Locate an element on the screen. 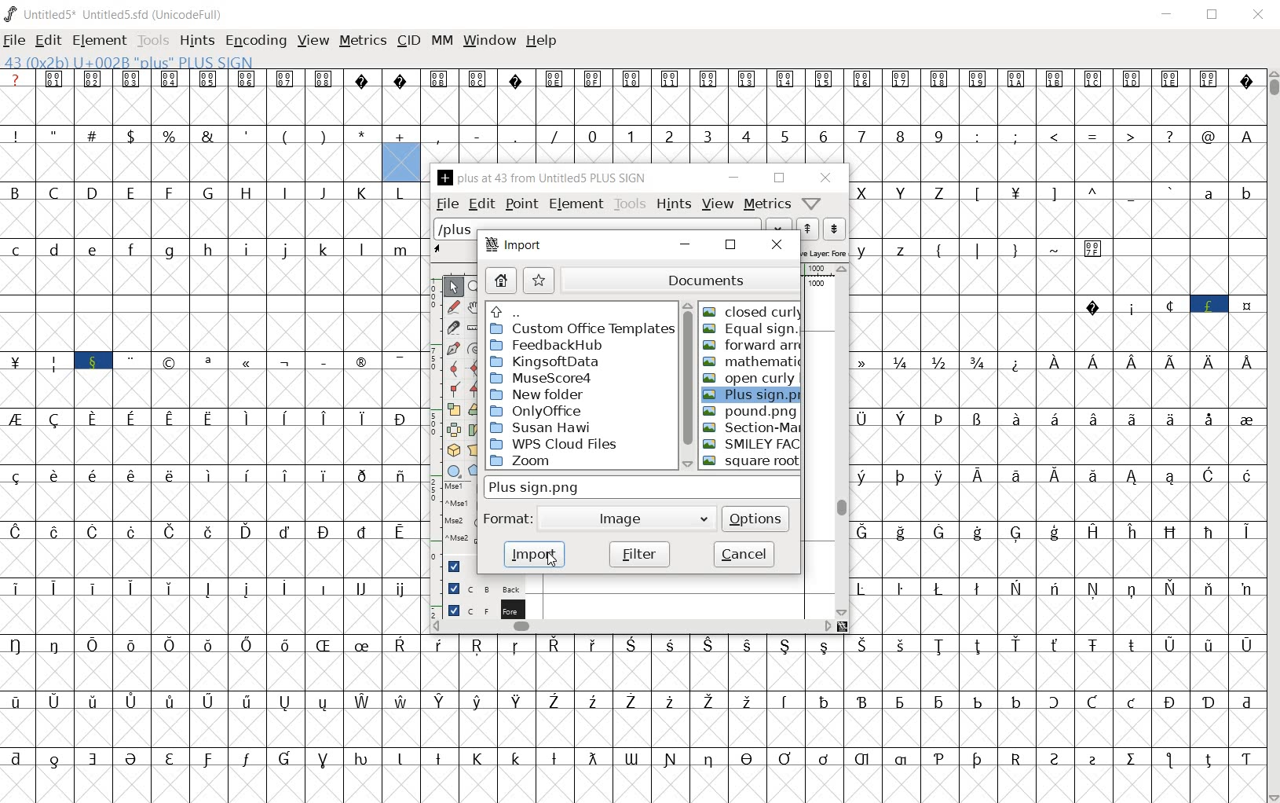  POINTER is located at coordinates (452, 288).